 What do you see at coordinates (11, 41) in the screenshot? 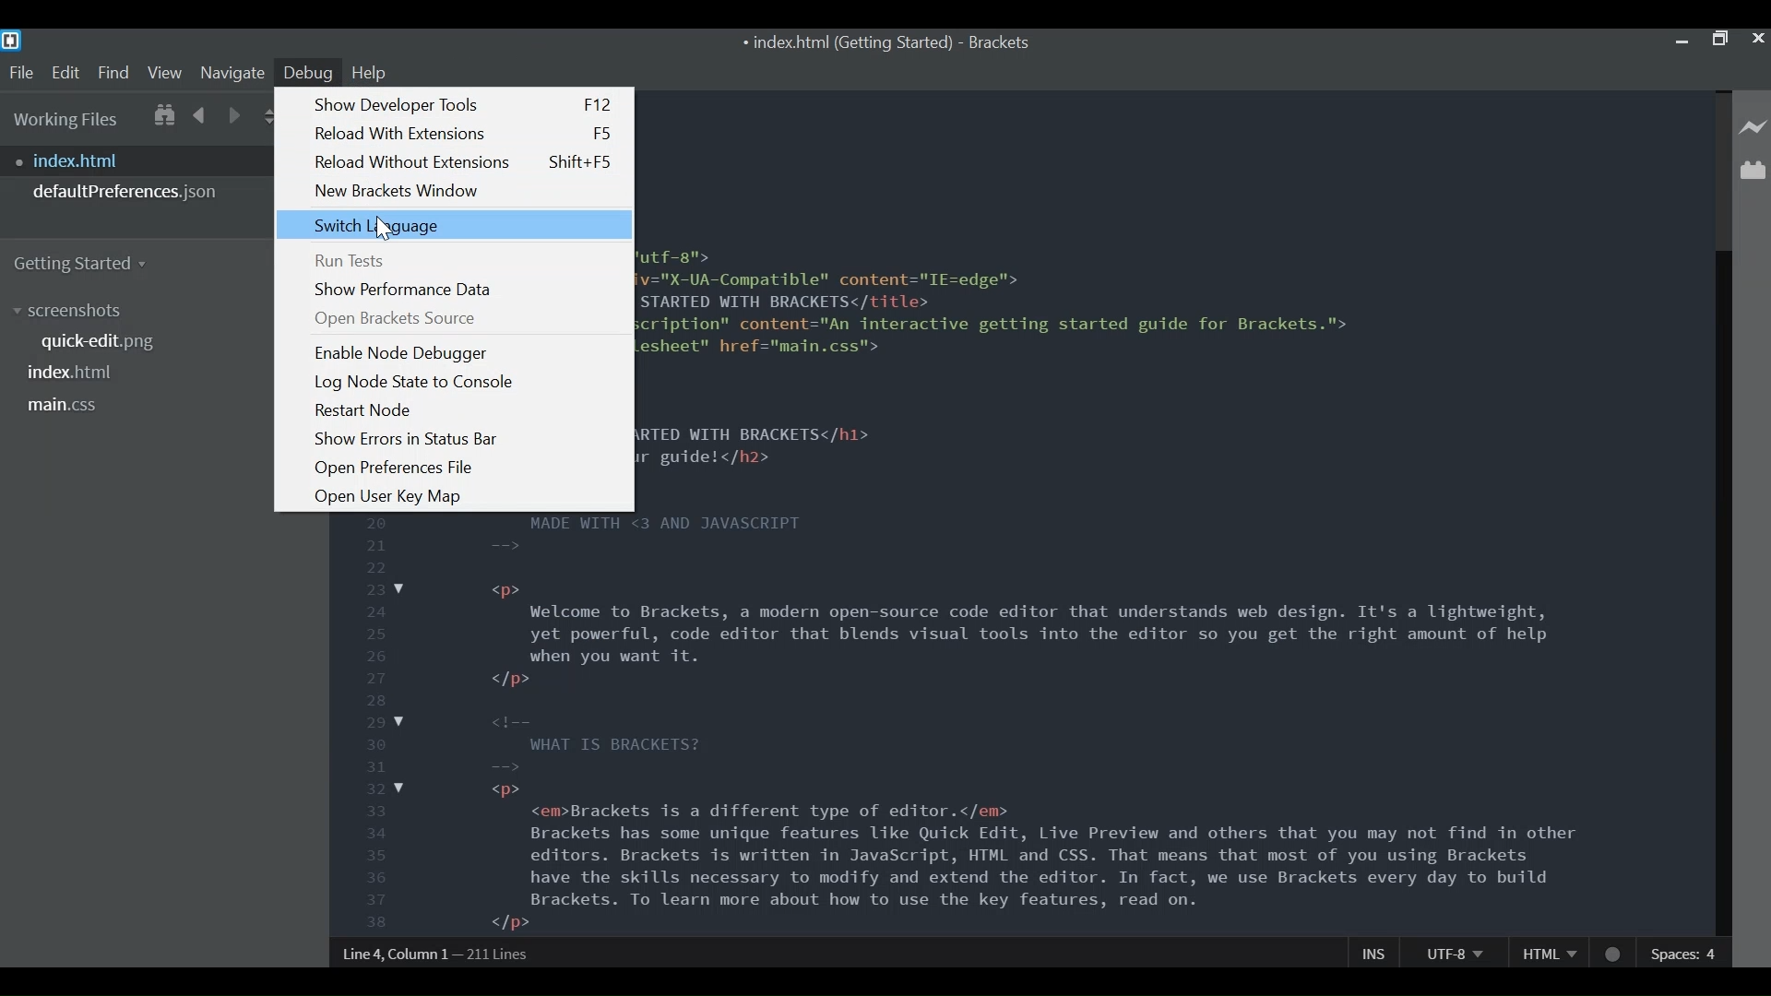
I see `Bracket Desktop Icon` at bounding box center [11, 41].